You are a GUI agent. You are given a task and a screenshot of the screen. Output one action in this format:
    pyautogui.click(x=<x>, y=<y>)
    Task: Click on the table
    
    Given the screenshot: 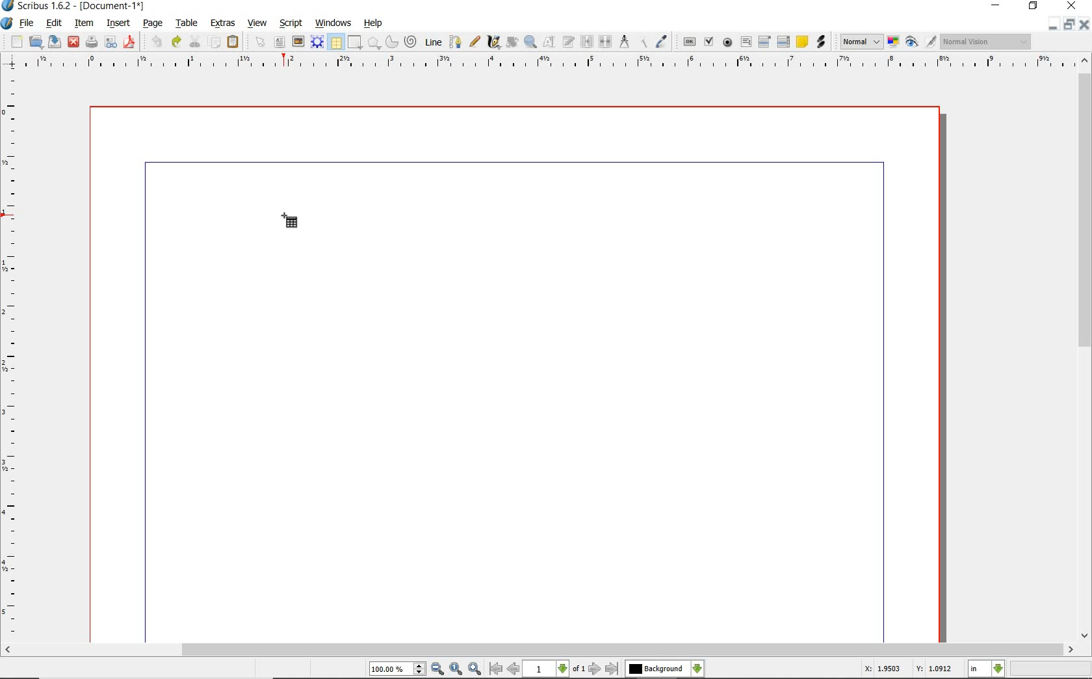 What is the action you would take?
    pyautogui.click(x=188, y=24)
    